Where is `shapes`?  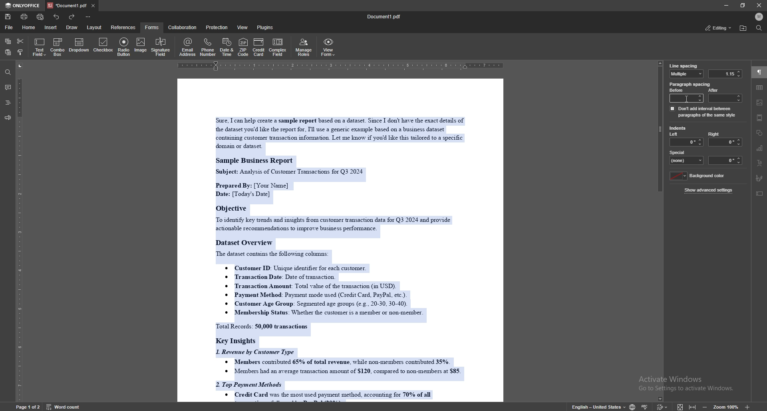 shapes is located at coordinates (760, 133).